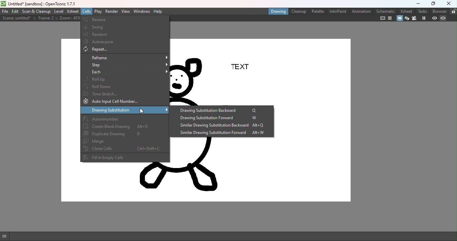 This screenshot has width=457, height=241. What do you see at coordinates (5, 12) in the screenshot?
I see `File` at bounding box center [5, 12].